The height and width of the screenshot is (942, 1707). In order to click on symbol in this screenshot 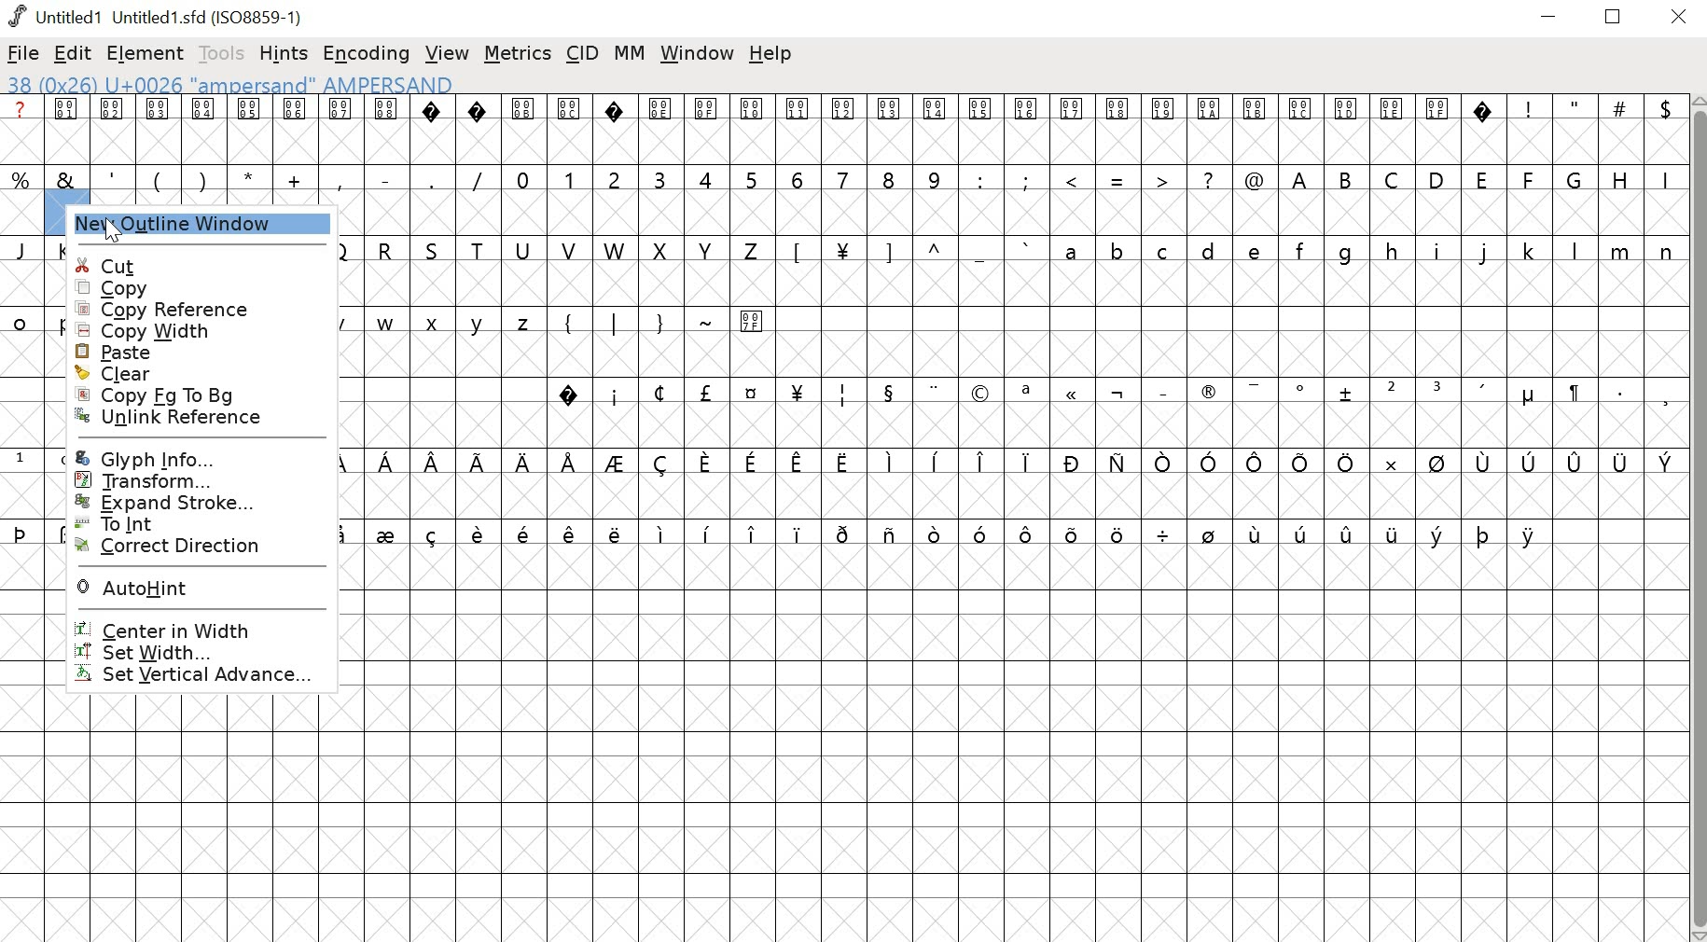, I will do `click(750, 463)`.